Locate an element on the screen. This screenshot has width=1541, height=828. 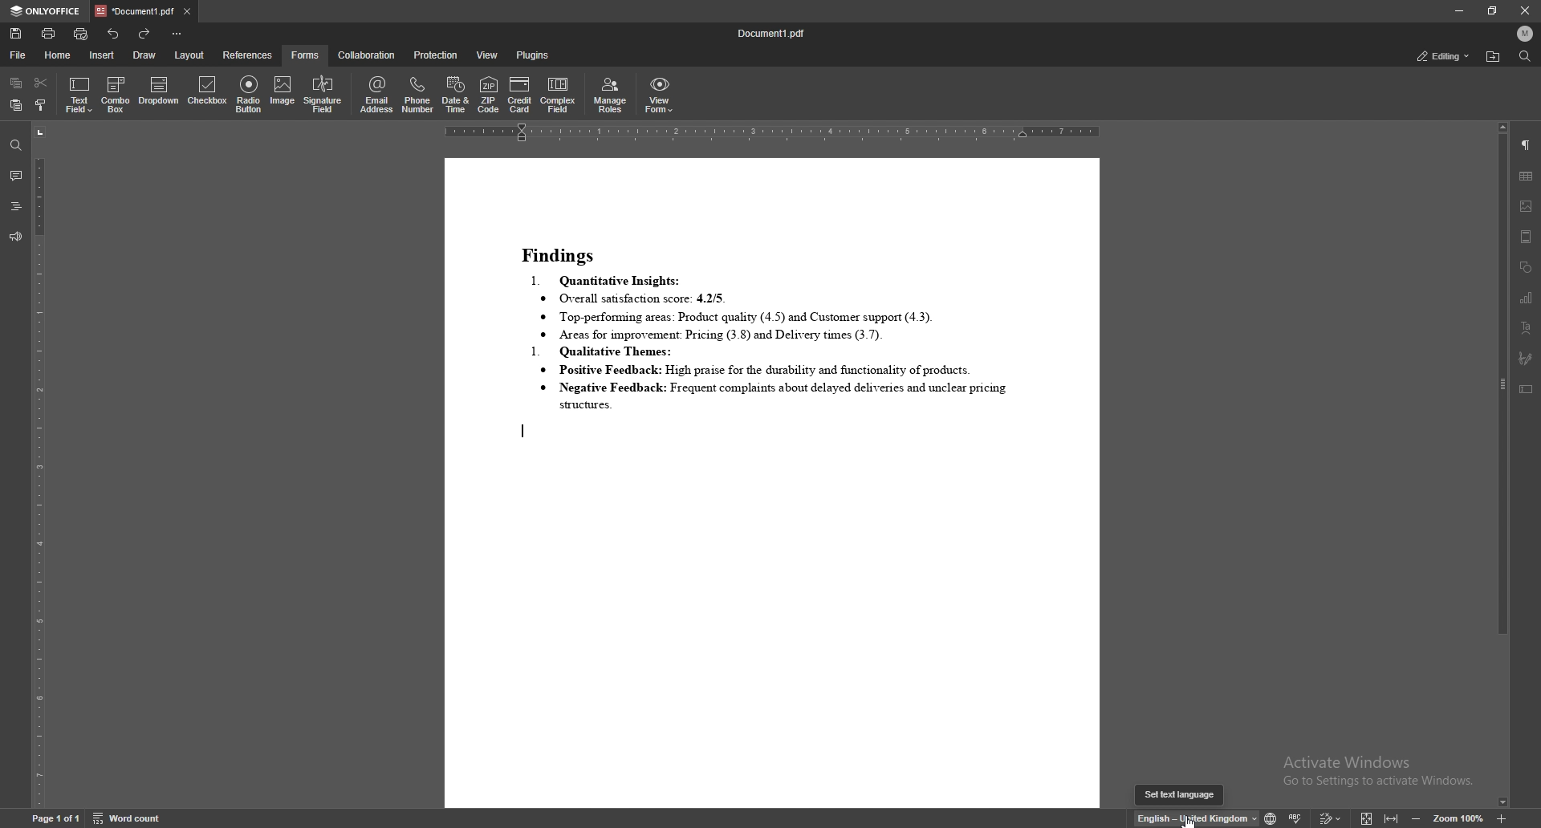
tab is located at coordinates (134, 11).